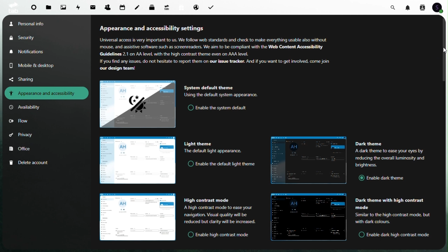 This screenshot has width=448, height=252. Describe the element at coordinates (119, 68) in the screenshot. I see `our design team!` at that location.